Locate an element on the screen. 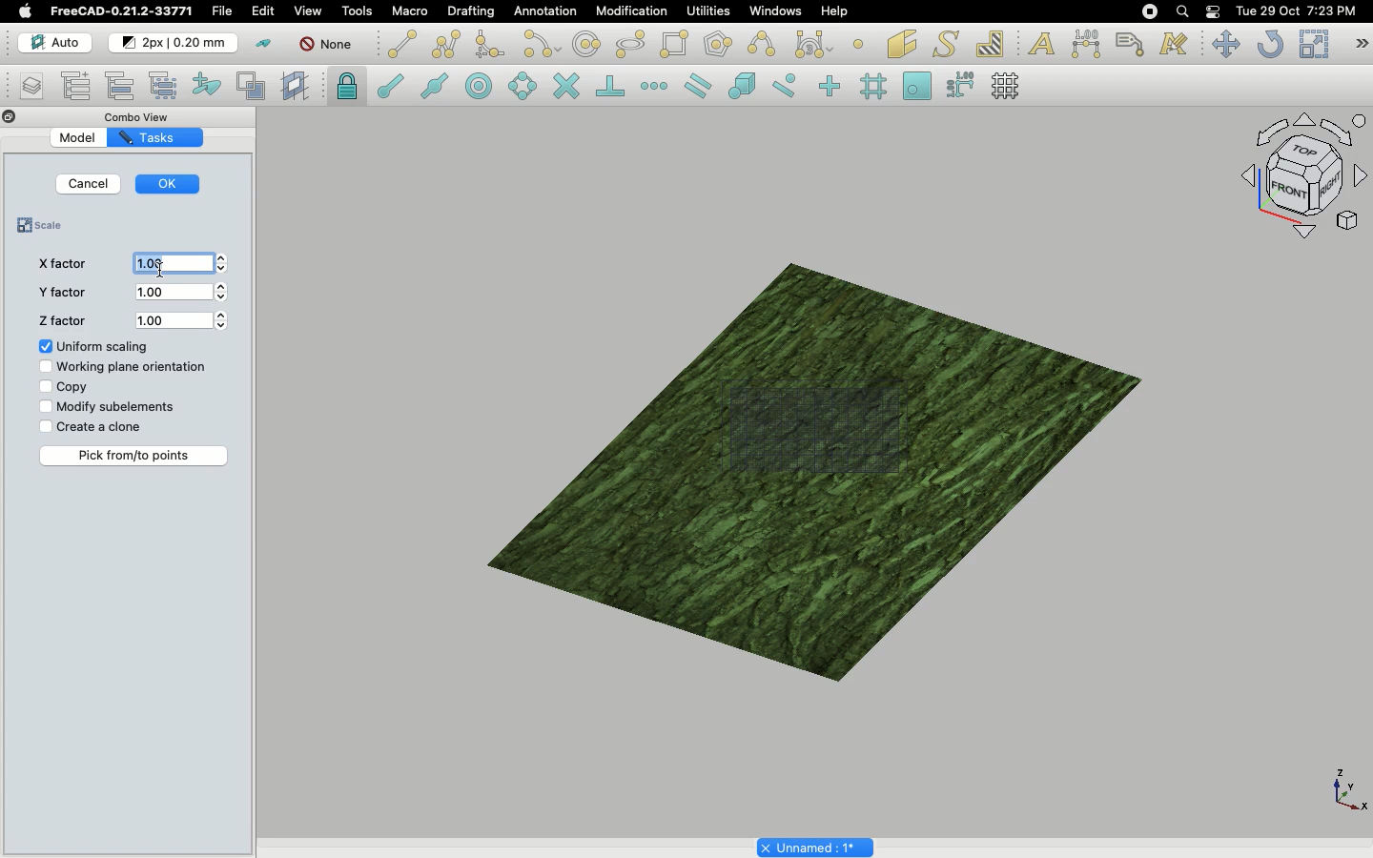  Bezier tools is located at coordinates (816, 44).